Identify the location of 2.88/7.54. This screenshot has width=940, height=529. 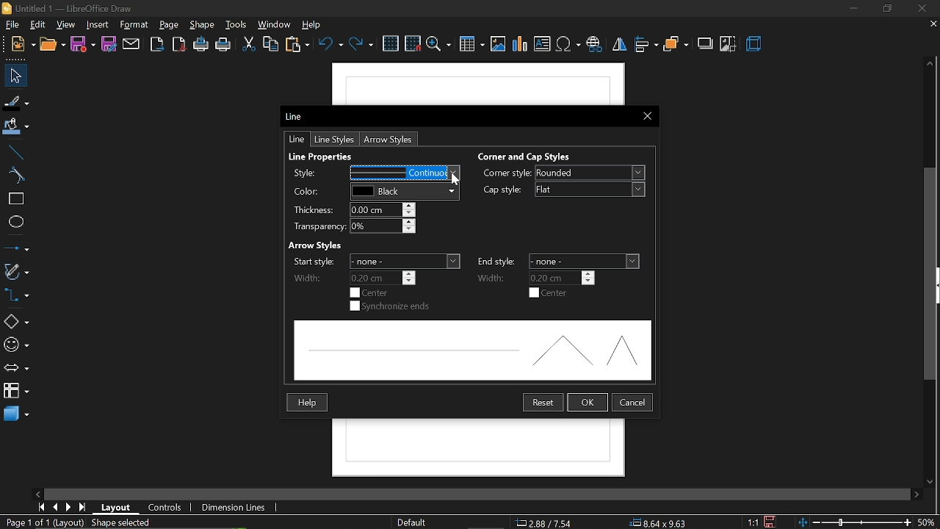
(545, 522).